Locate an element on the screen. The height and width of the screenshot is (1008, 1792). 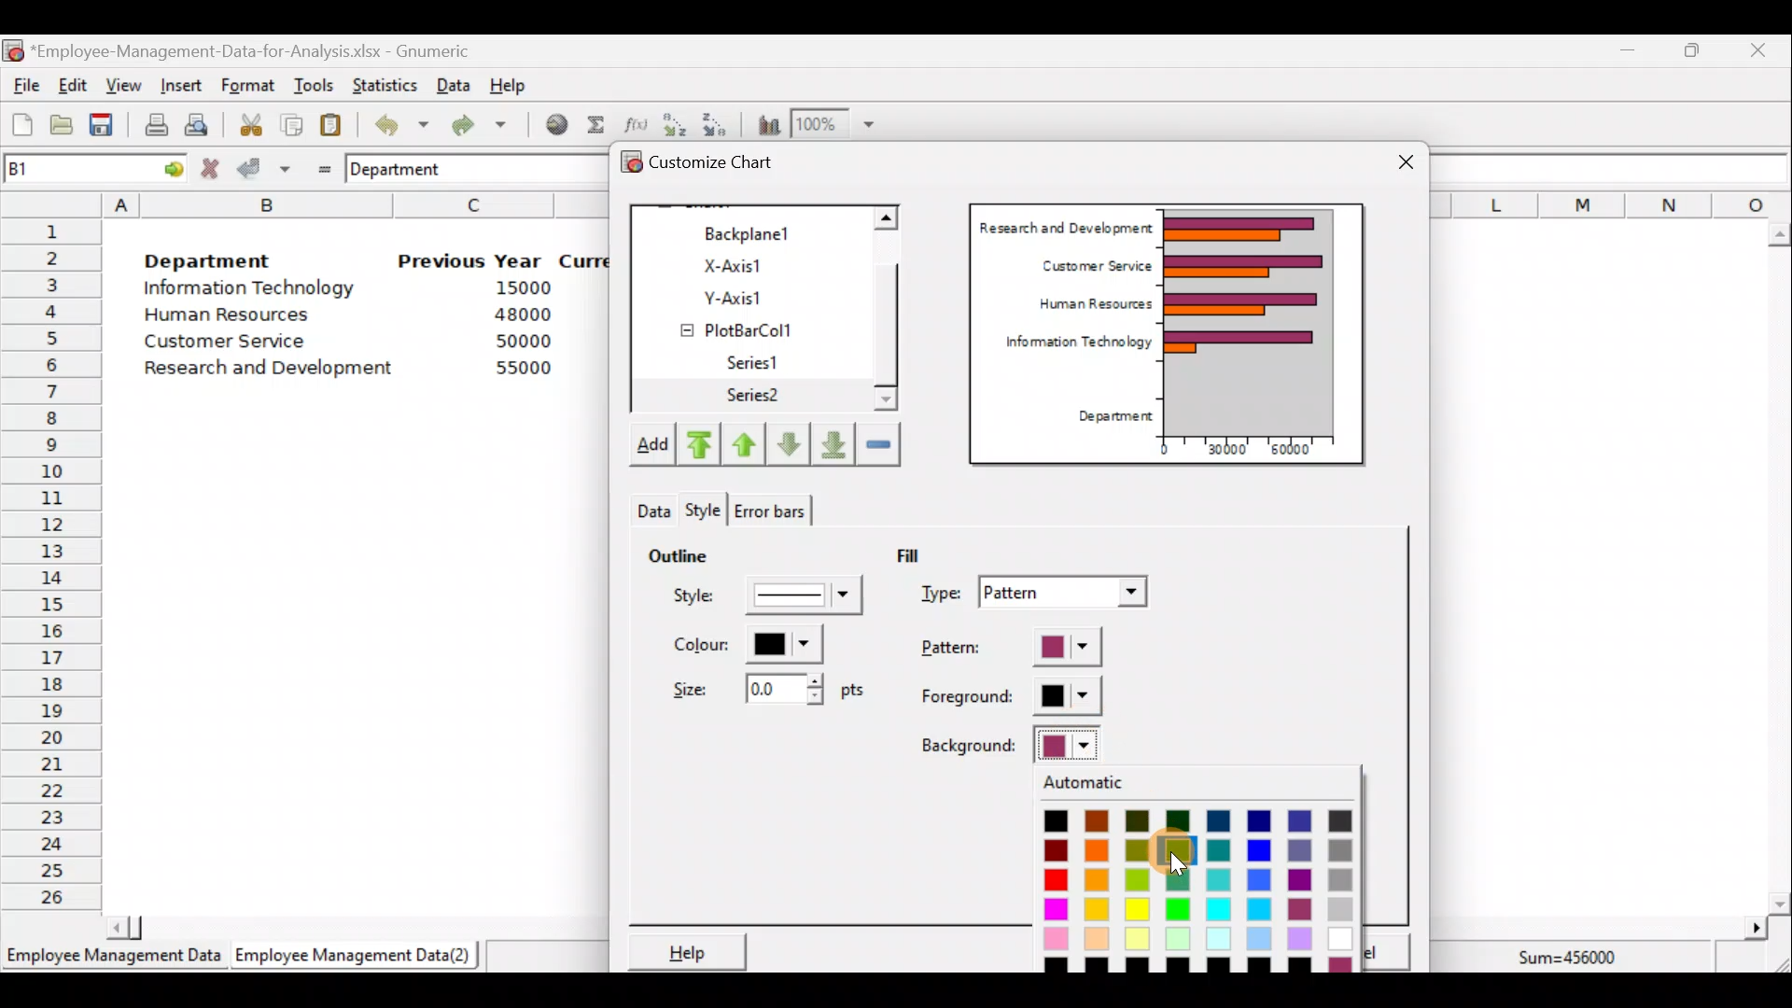
Cancel change is located at coordinates (213, 168).